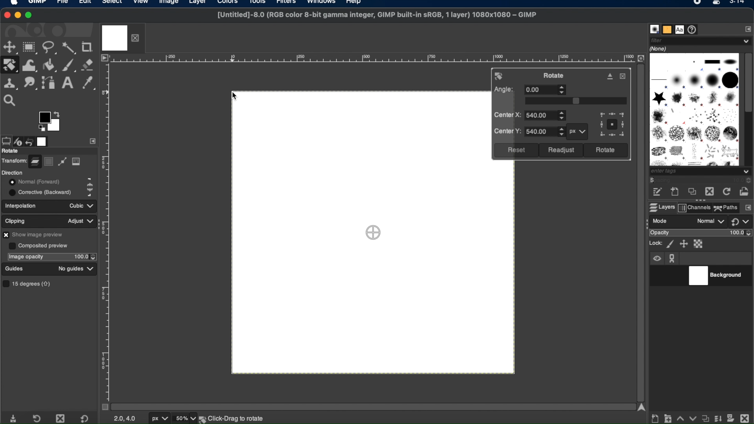  I want to click on normal forward toggle button, so click(33, 182).